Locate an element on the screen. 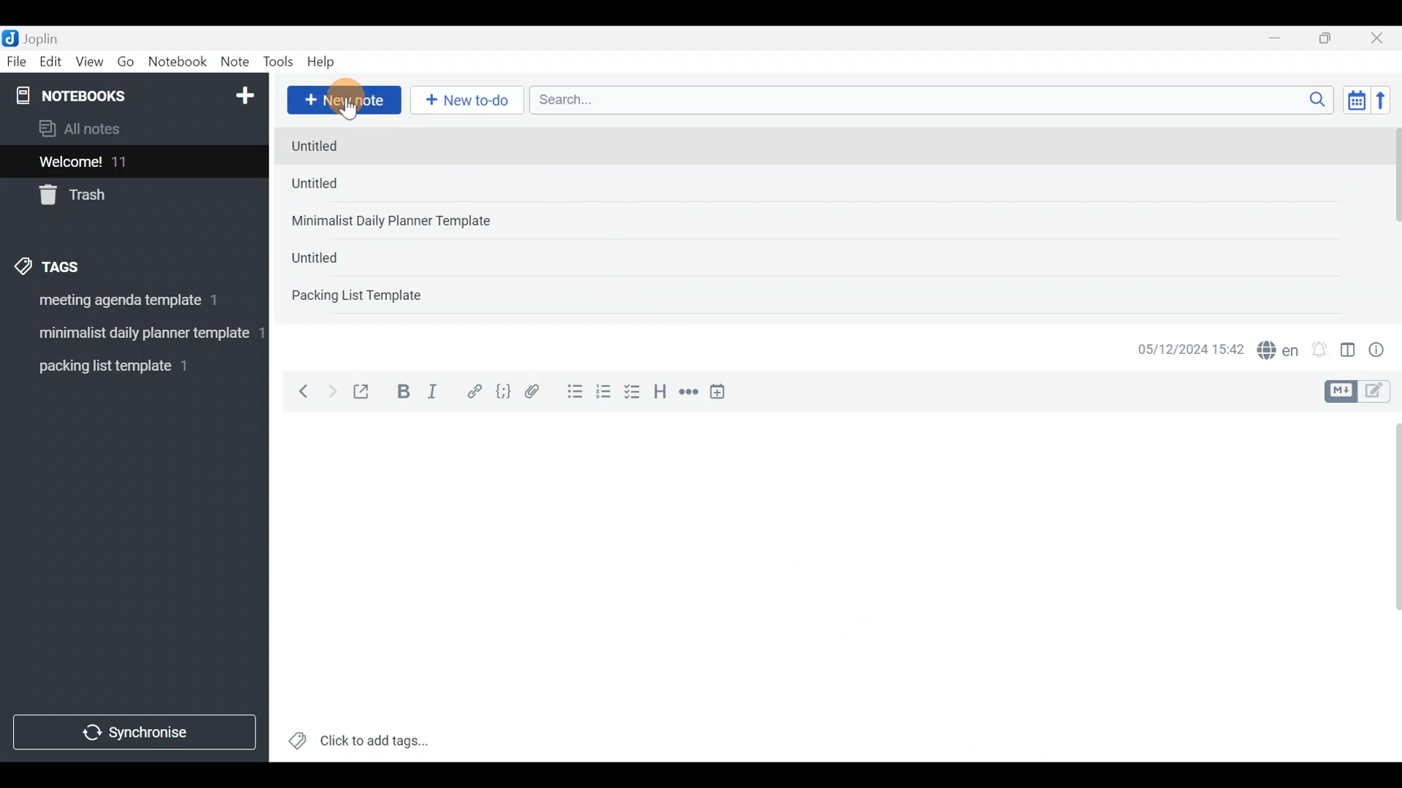  Tags is located at coordinates (82, 264).